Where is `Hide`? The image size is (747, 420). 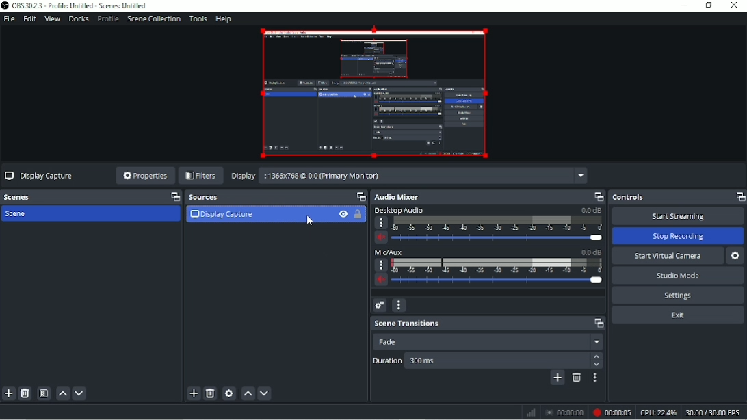
Hide is located at coordinates (343, 214).